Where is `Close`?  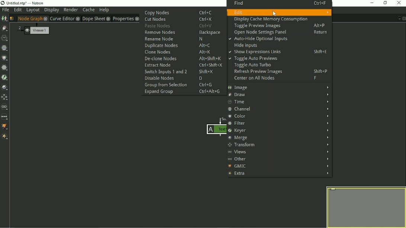
Close is located at coordinates (403, 19).